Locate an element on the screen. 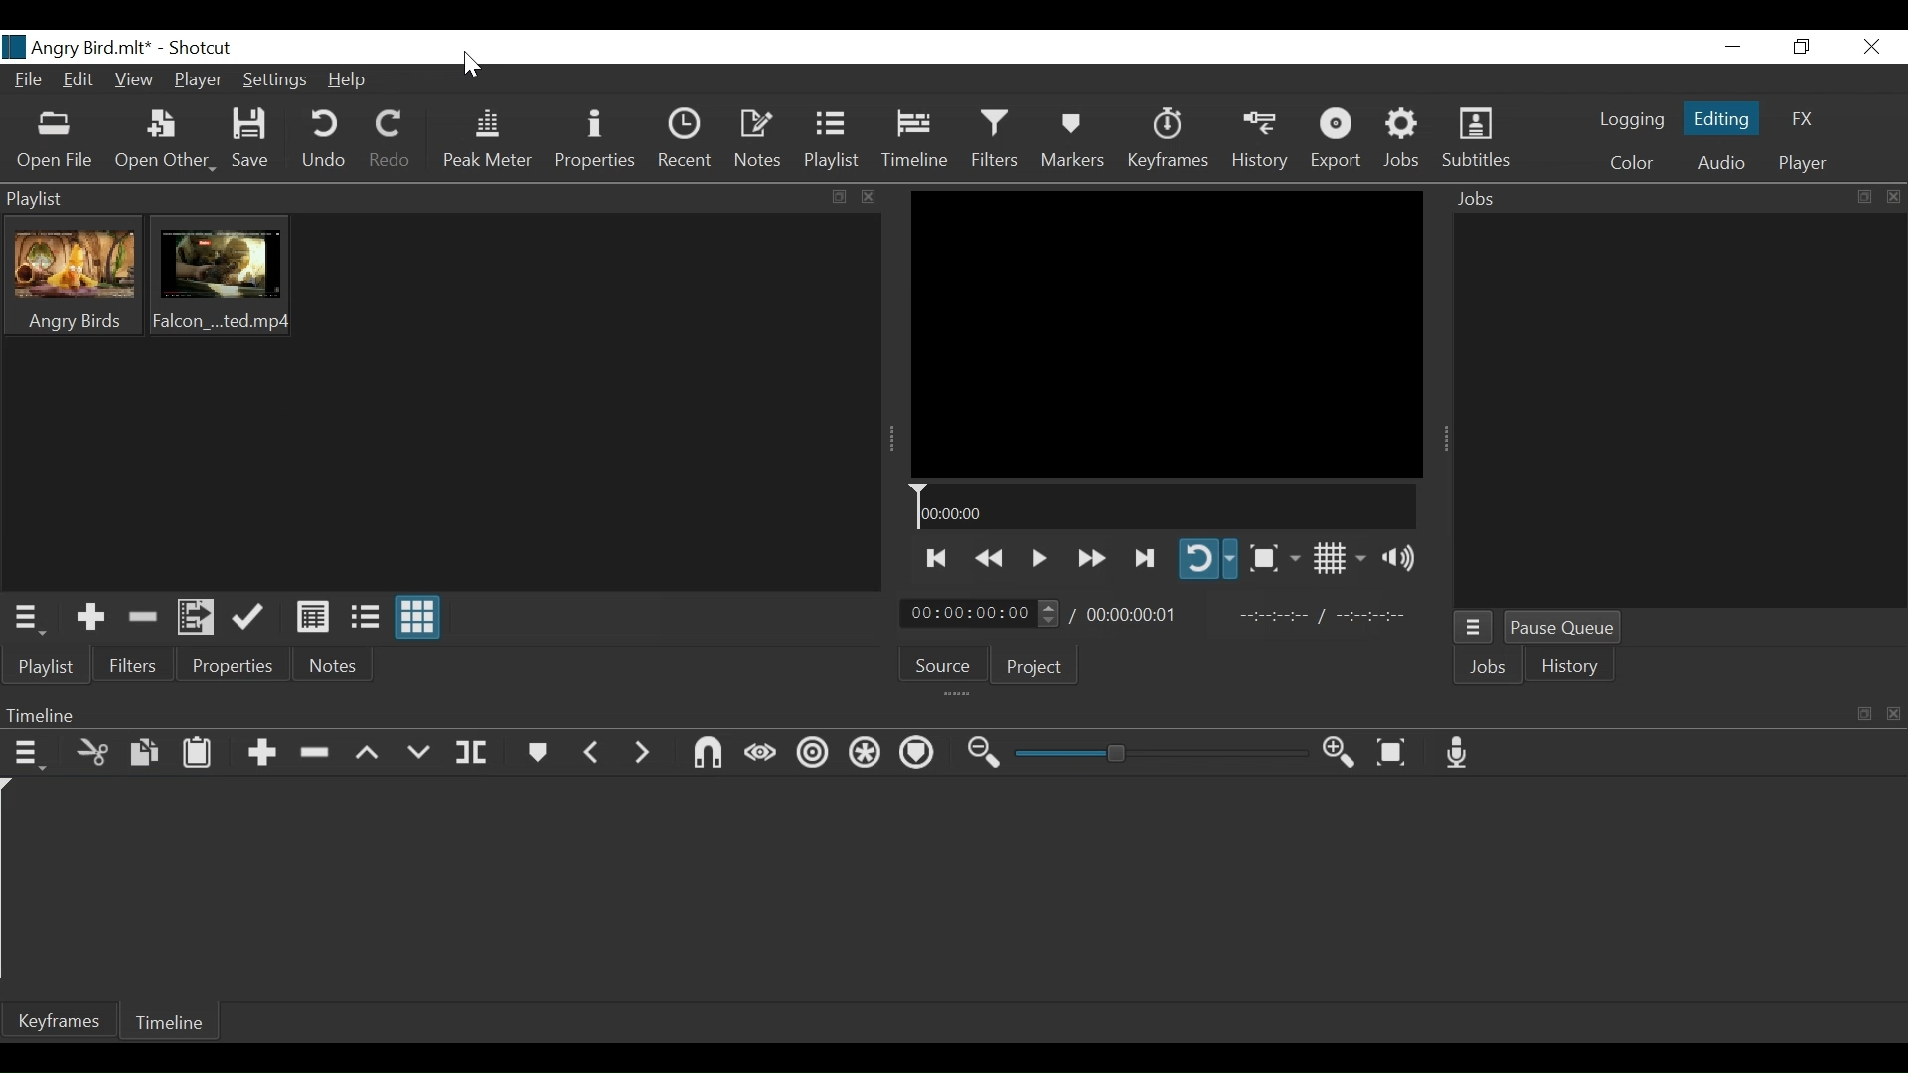  Filters is located at coordinates (136, 667).